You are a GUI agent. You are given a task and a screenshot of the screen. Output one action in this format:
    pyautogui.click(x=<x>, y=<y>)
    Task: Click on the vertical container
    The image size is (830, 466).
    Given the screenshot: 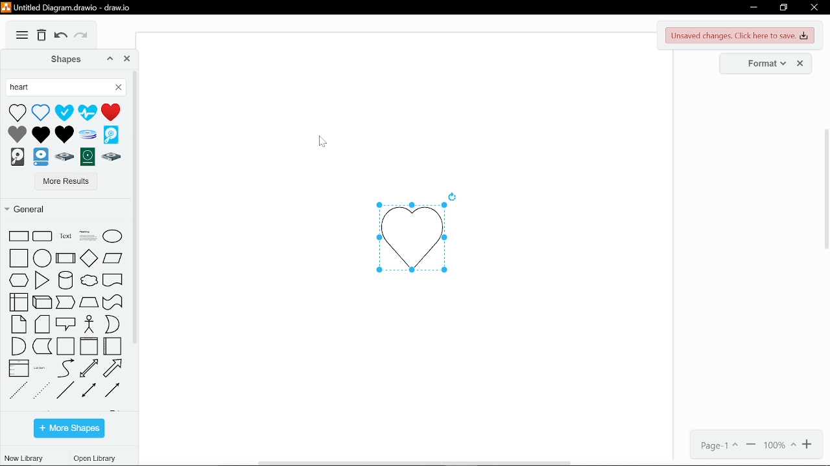 What is the action you would take?
    pyautogui.click(x=90, y=347)
    